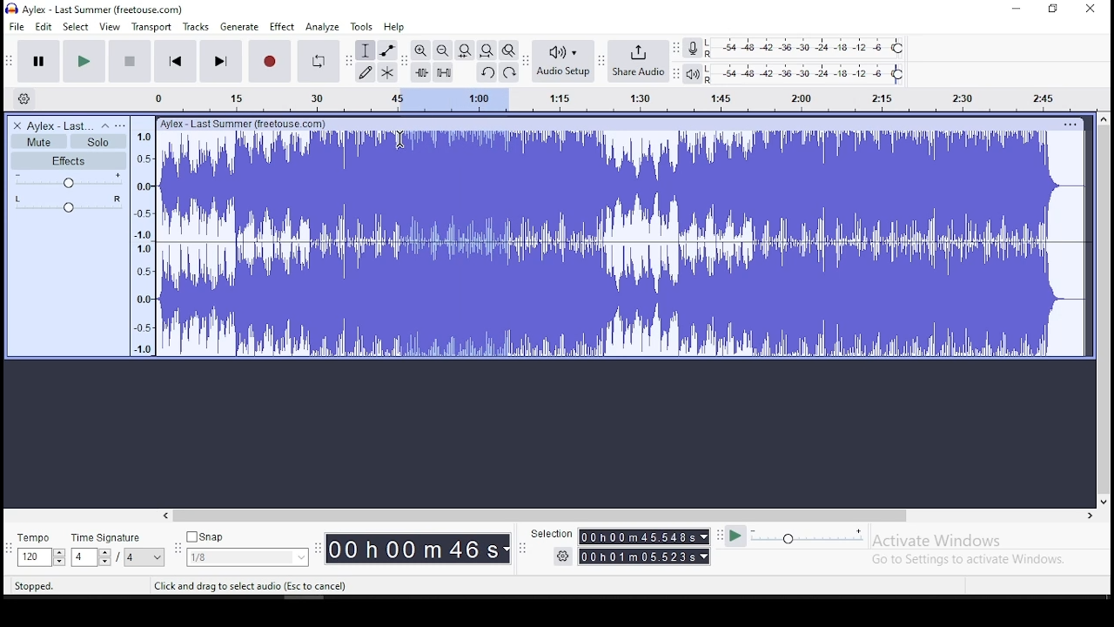  I want to click on zoom out, so click(441, 50).